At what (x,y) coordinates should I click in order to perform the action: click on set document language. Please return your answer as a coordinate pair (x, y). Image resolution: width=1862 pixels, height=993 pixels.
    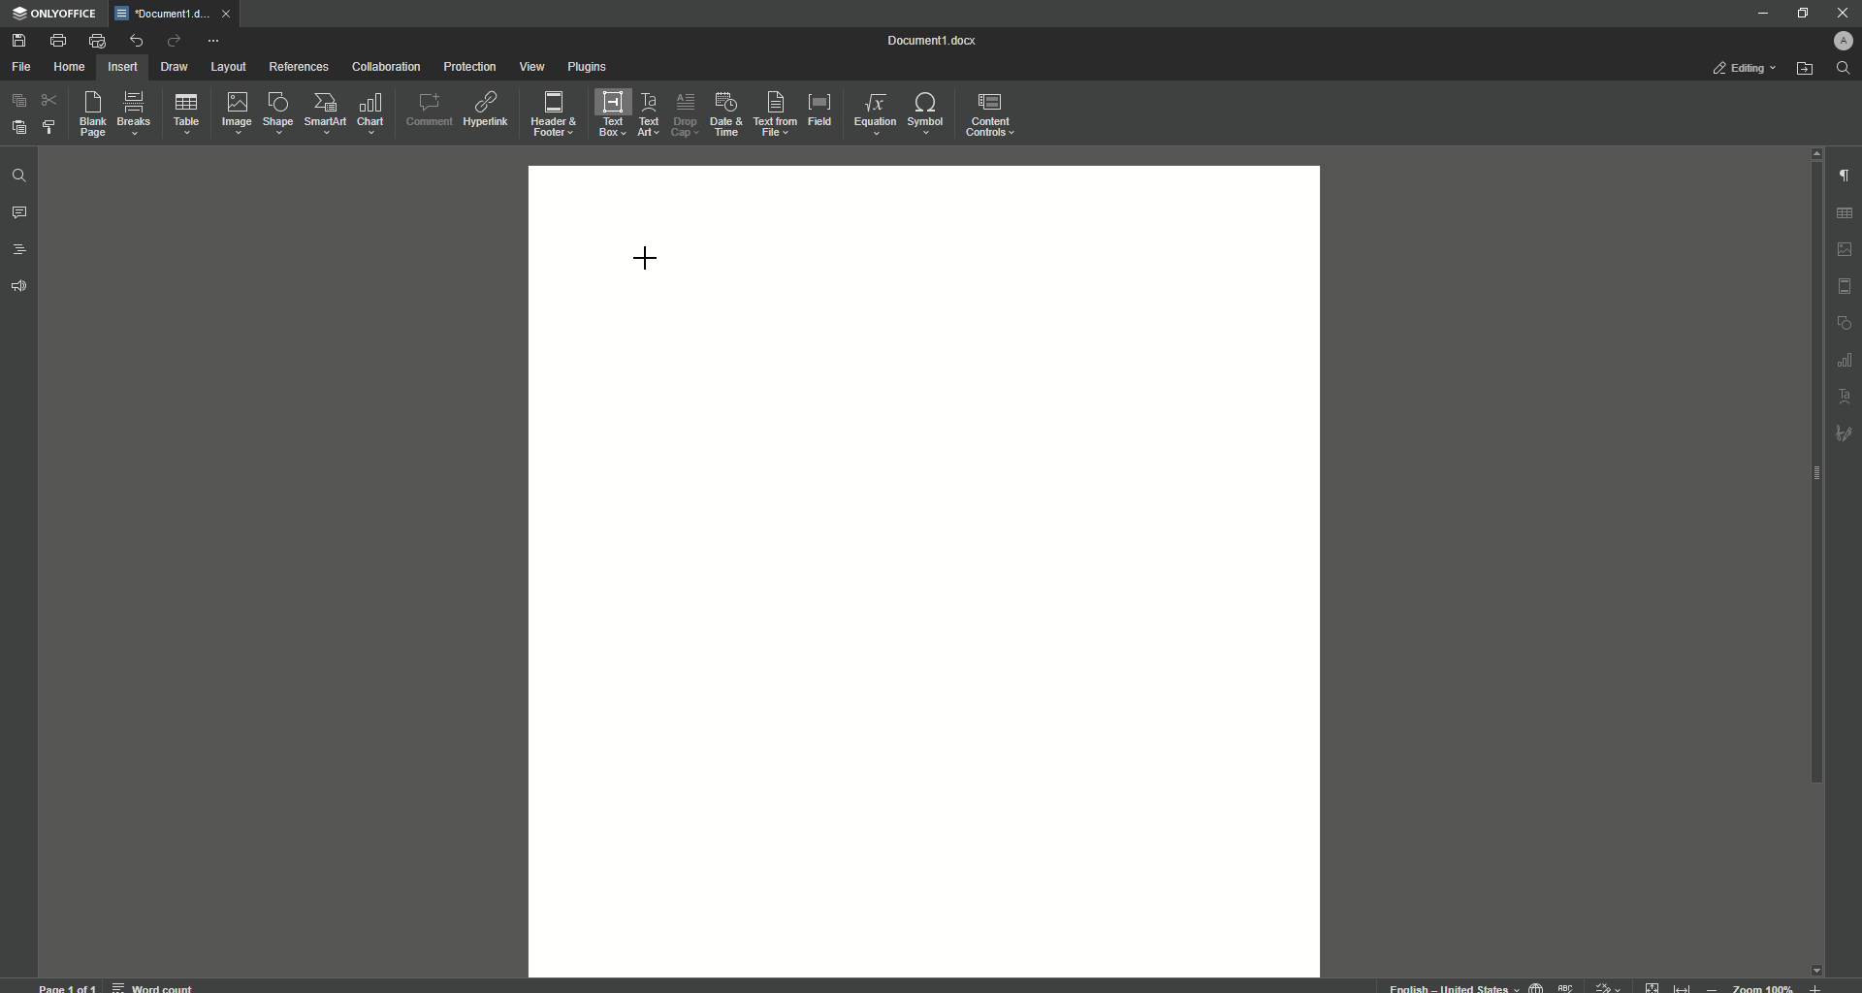
    Looking at the image, I should click on (1536, 985).